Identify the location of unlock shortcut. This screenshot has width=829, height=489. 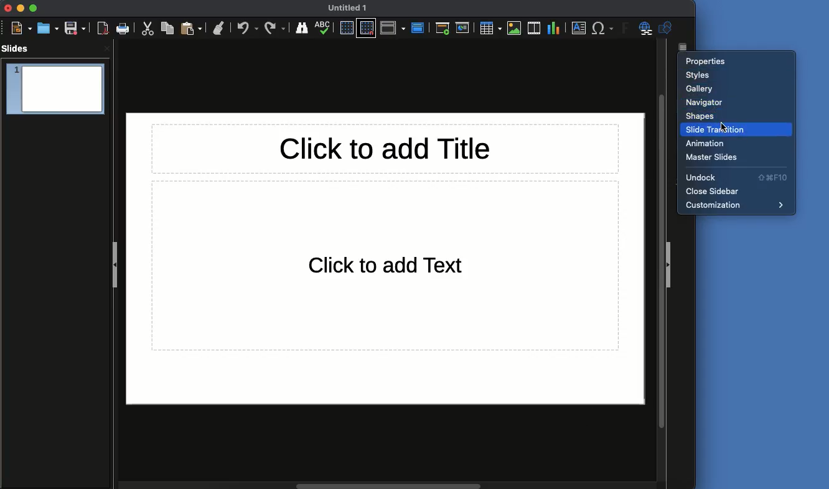
(776, 177).